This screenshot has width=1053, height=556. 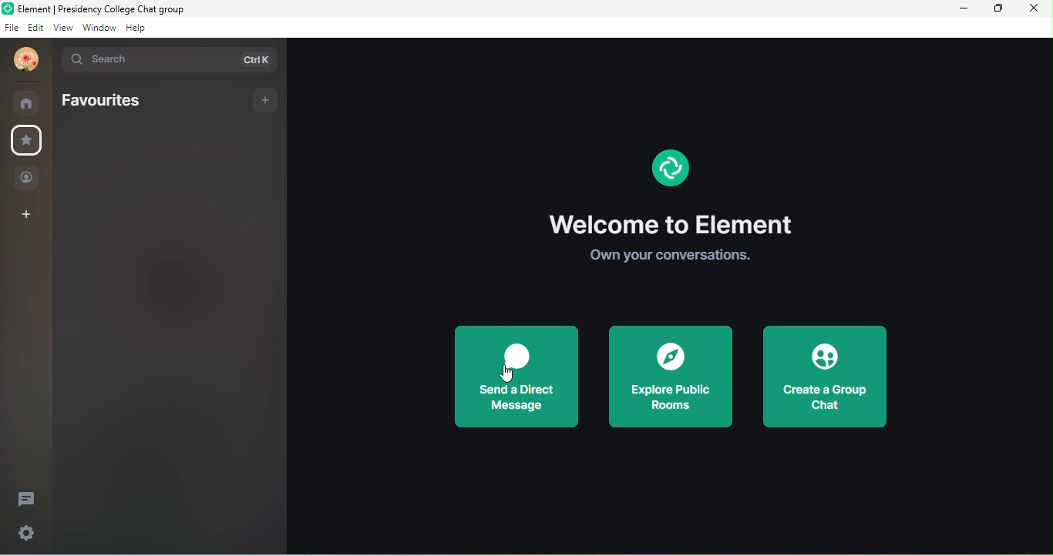 What do you see at coordinates (671, 241) in the screenshot?
I see `welcome to element. own your conversations` at bounding box center [671, 241].